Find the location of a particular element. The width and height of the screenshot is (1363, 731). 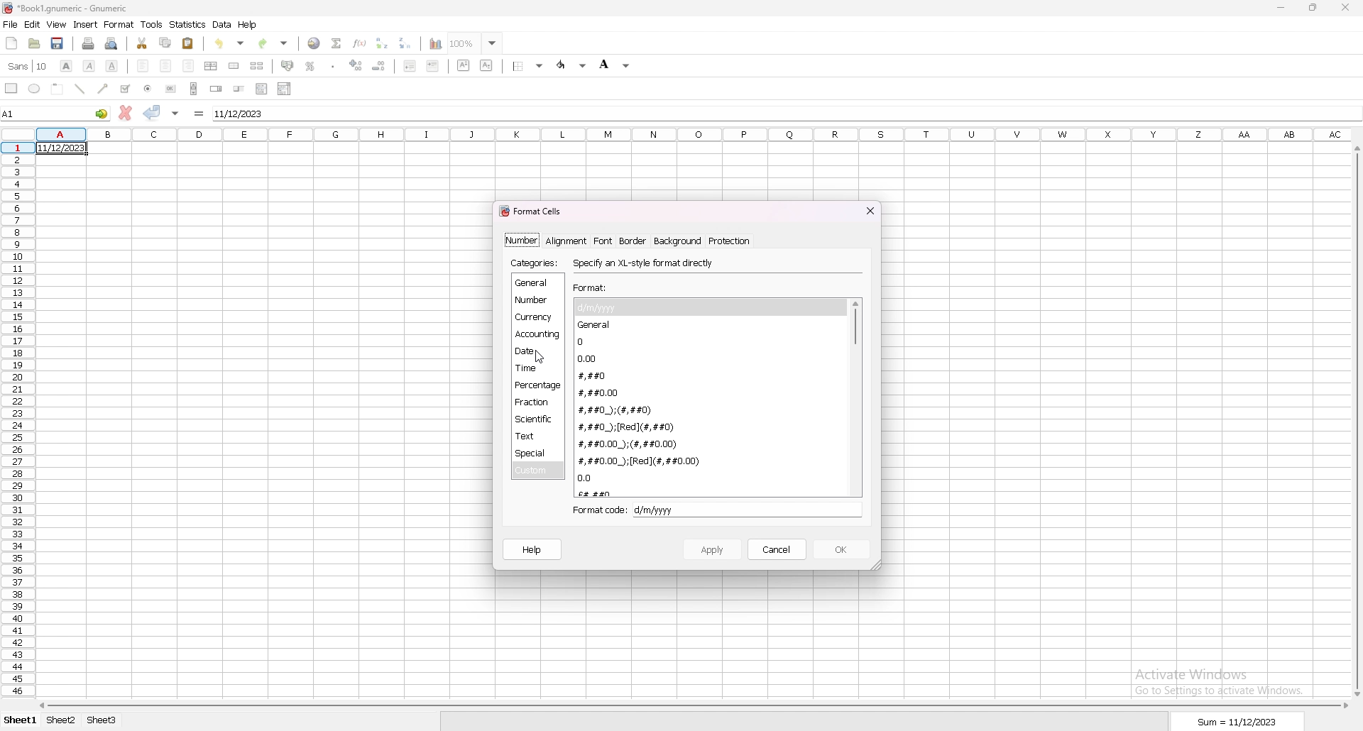

number is located at coordinates (532, 299).